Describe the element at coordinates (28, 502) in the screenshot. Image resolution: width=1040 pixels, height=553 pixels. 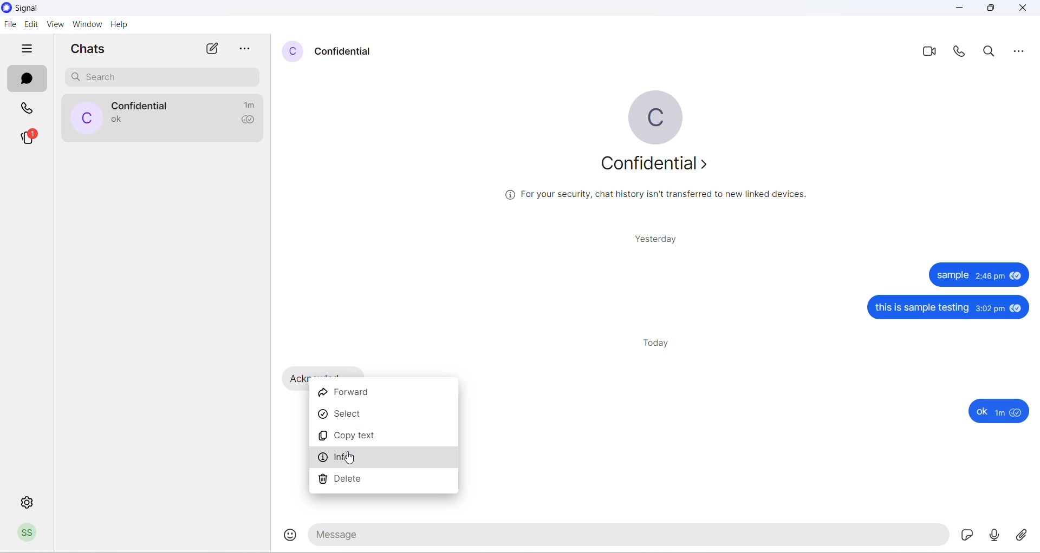
I see `settings` at that location.